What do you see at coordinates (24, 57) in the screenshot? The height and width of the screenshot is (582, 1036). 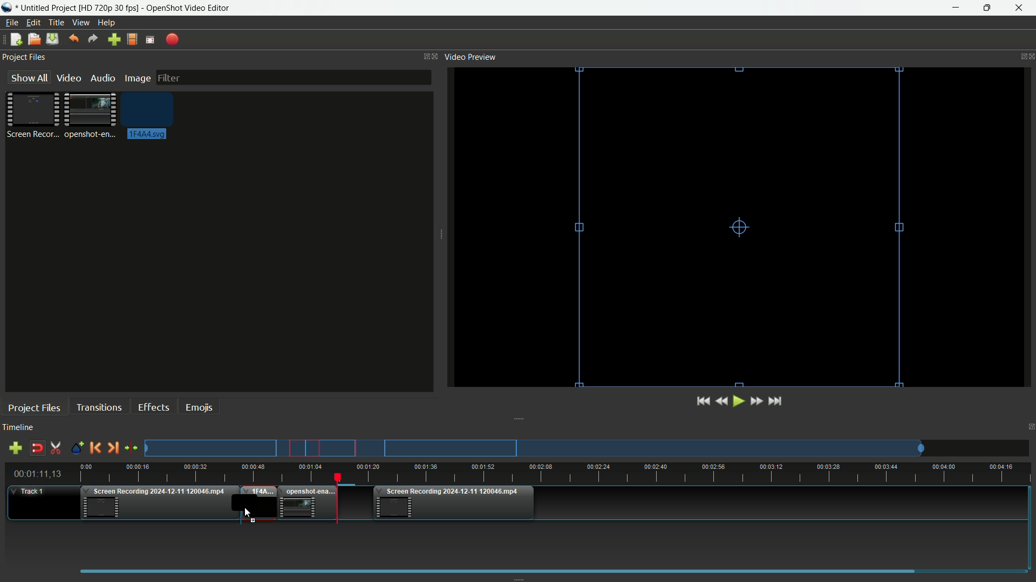 I see `Project files` at bounding box center [24, 57].